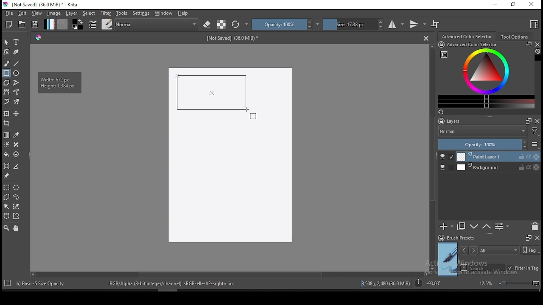  Describe the element at coordinates (8, 283) in the screenshot. I see `Target` at that location.